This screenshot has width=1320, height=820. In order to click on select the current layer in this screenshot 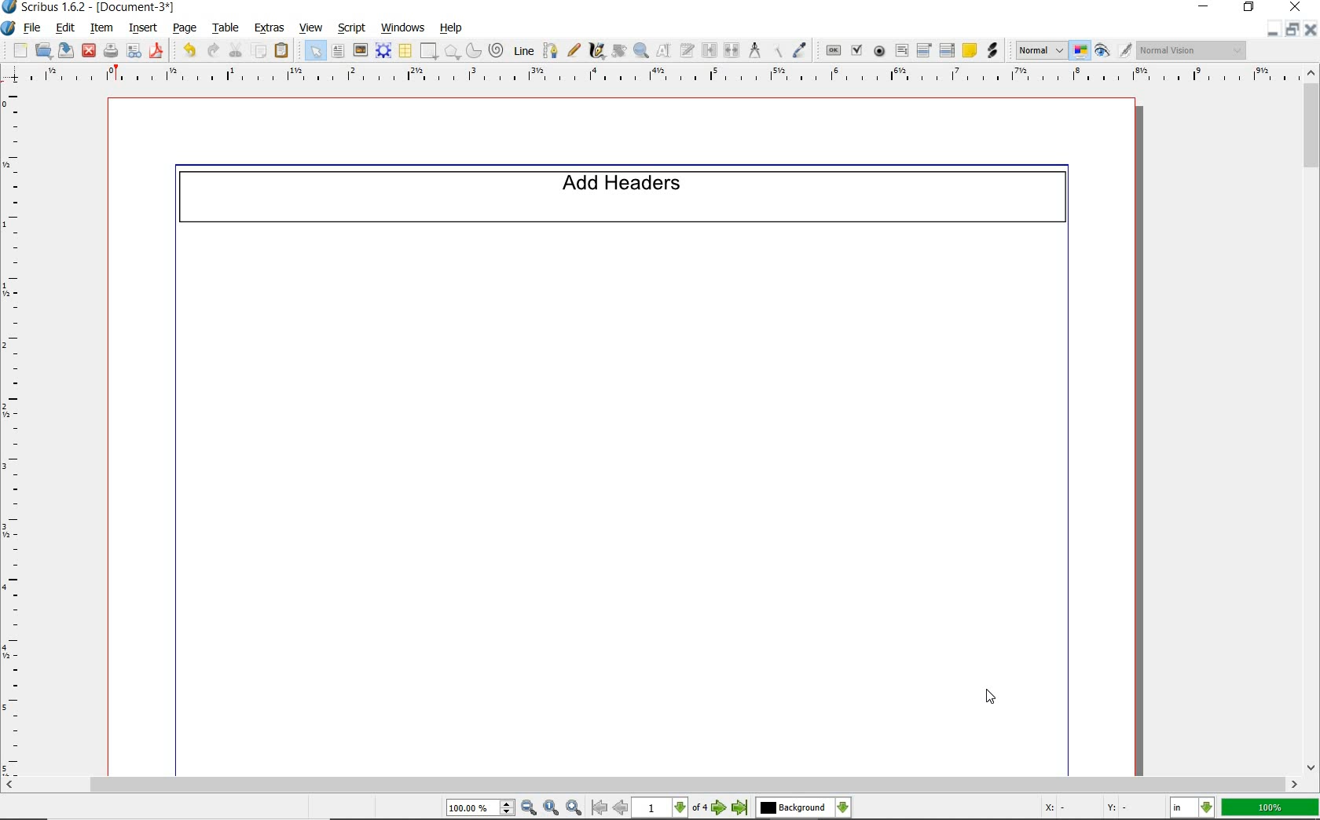, I will do `click(804, 808)`.